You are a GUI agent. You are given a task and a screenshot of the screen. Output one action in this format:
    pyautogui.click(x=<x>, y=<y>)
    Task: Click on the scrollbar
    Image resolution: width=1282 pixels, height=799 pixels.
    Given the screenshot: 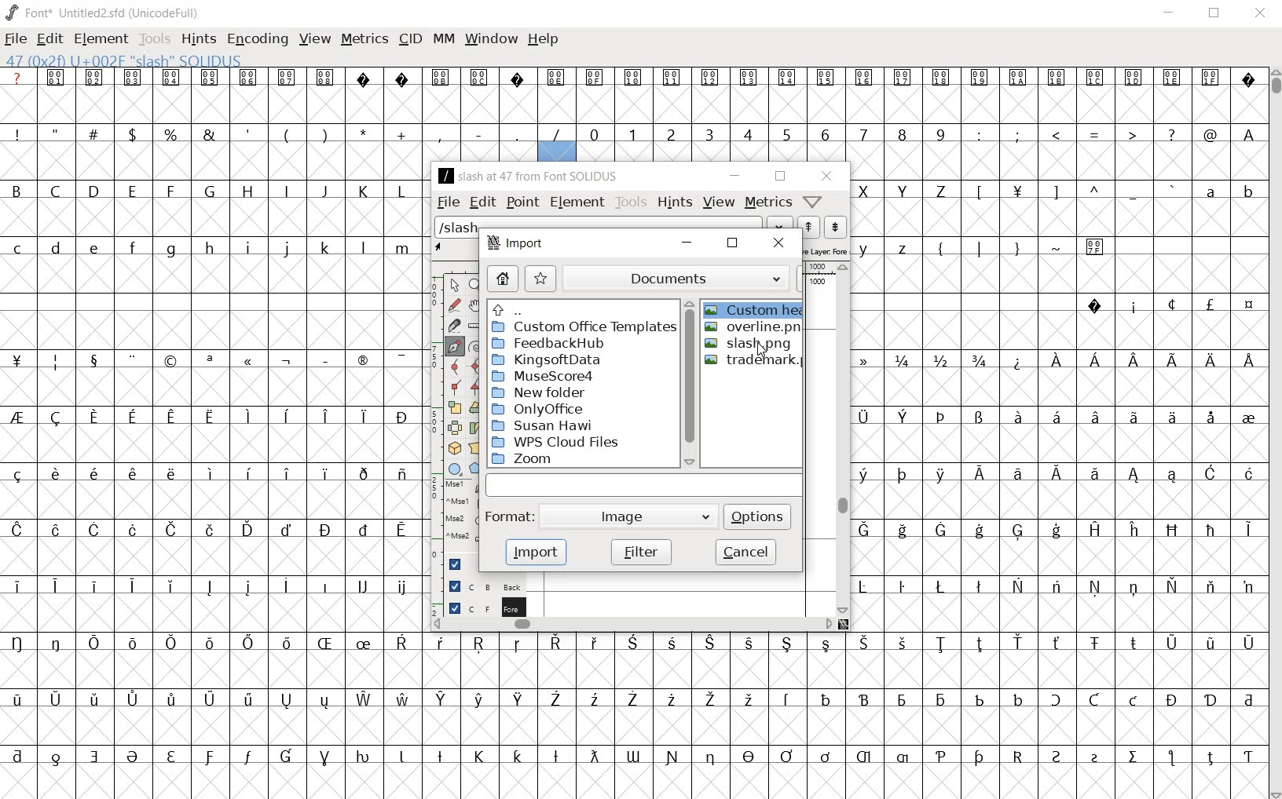 What is the action you would take?
    pyautogui.click(x=632, y=626)
    